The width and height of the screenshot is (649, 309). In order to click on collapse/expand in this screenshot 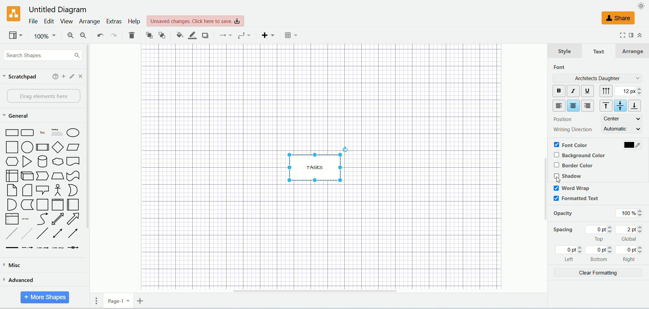, I will do `click(640, 35)`.